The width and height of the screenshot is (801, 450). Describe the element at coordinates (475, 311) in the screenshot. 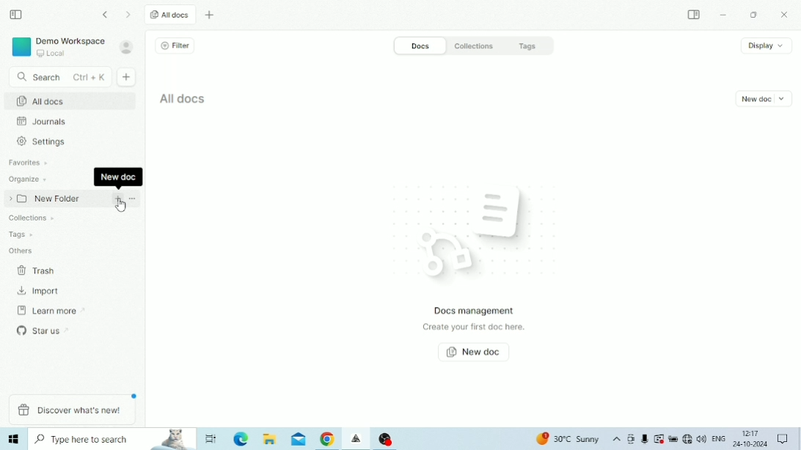

I see `Docs management` at that location.